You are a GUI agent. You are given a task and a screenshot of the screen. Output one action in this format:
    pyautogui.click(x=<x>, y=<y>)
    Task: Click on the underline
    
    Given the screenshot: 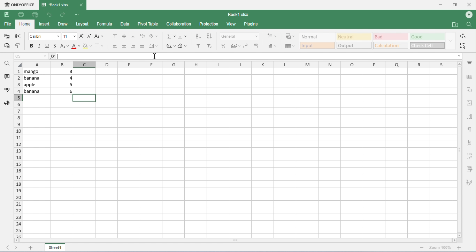 What is the action you would take?
    pyautogui.click(x=46, y=46)
    